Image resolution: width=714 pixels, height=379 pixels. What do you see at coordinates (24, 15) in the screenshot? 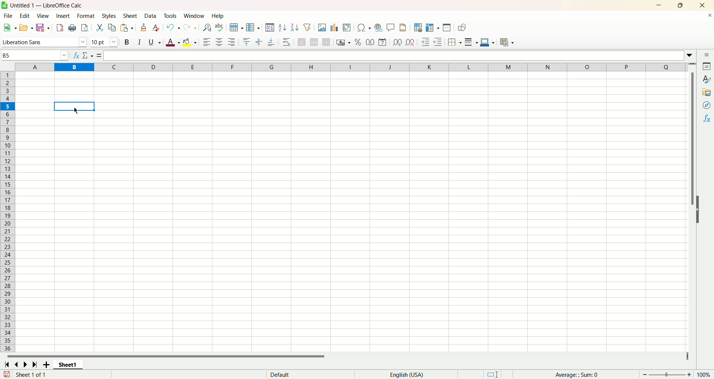
I see `edit` at bounding box center [24, 15].